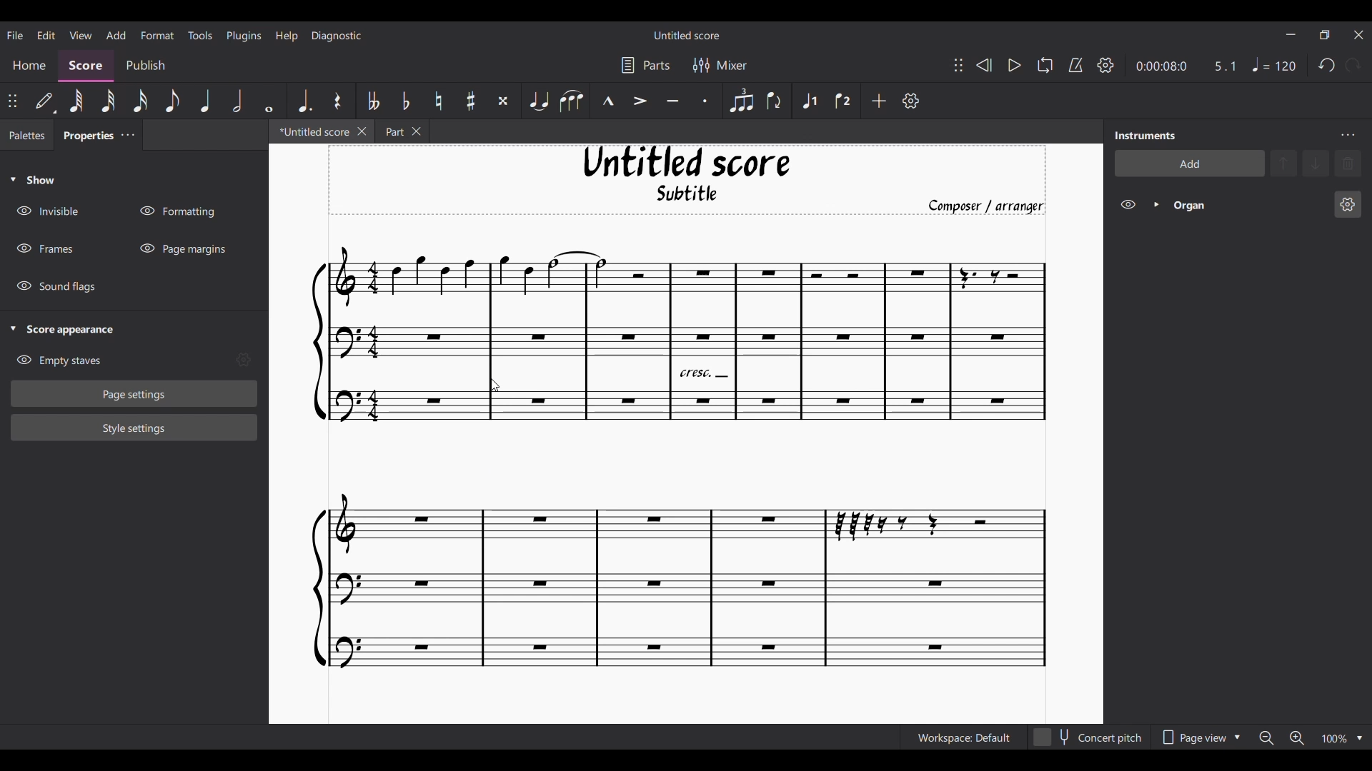 Image resolution: width=1372 pixels, height=771 pixels. What do you see at coordinates (983, 65) in the screenshot?
I see `Rewind` at bounding box center [983, 65].